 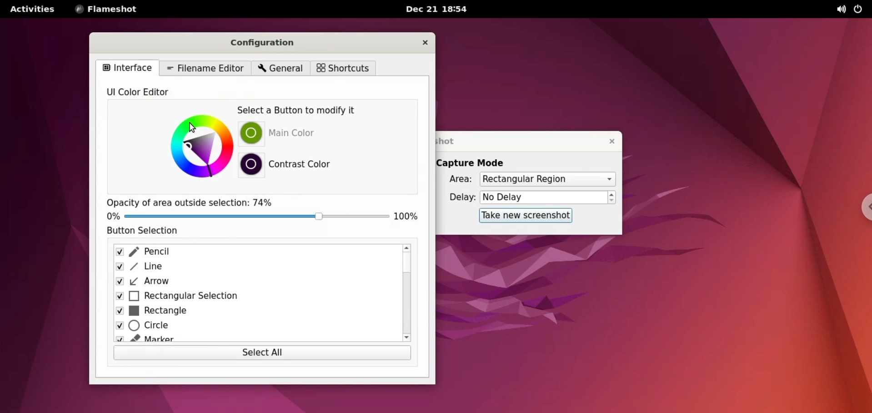 What do you see at coordinates (251, 267) in the screenshot?
I see `line checkbox` at bounding box center [251, 267].